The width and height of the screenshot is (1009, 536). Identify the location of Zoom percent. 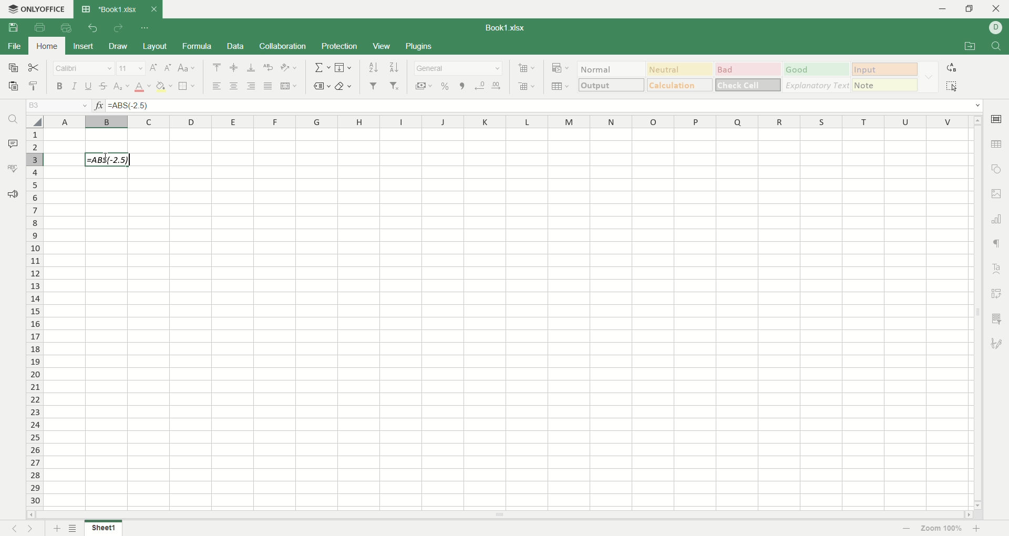
(942, 529).